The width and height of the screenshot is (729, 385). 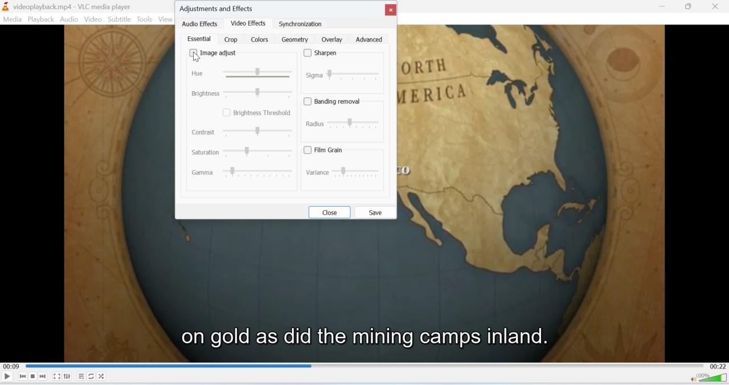 I want to click on synchronization, so click(x=301, y=24).